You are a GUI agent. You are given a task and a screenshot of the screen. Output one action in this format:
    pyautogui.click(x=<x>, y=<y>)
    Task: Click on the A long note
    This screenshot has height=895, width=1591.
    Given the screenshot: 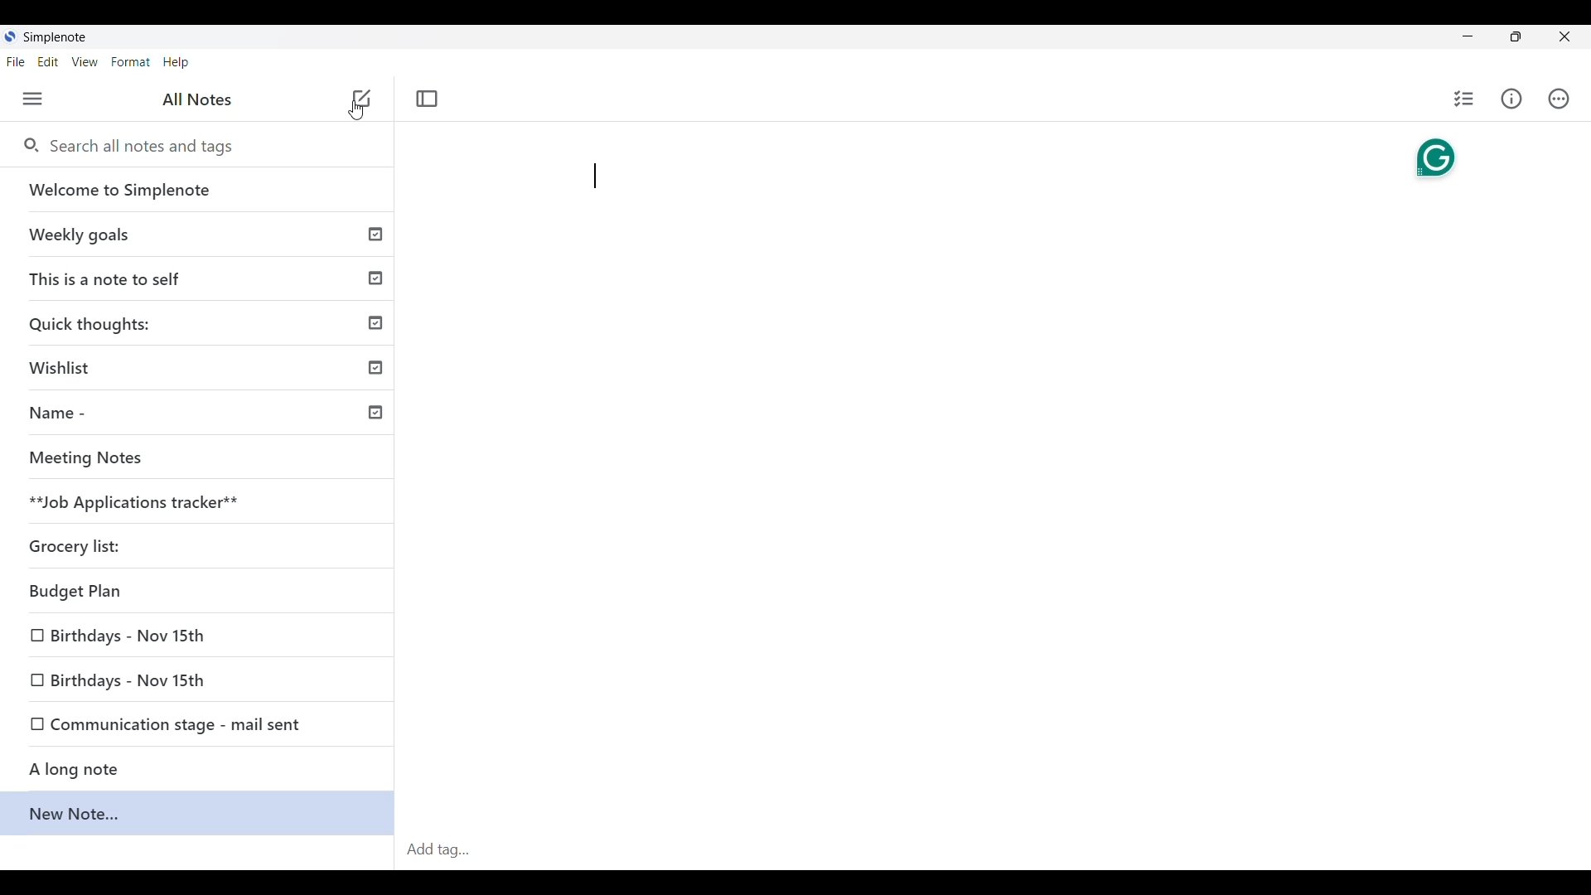 What is the action you would take?
    pyautogui.click(x=196, y=768)
    